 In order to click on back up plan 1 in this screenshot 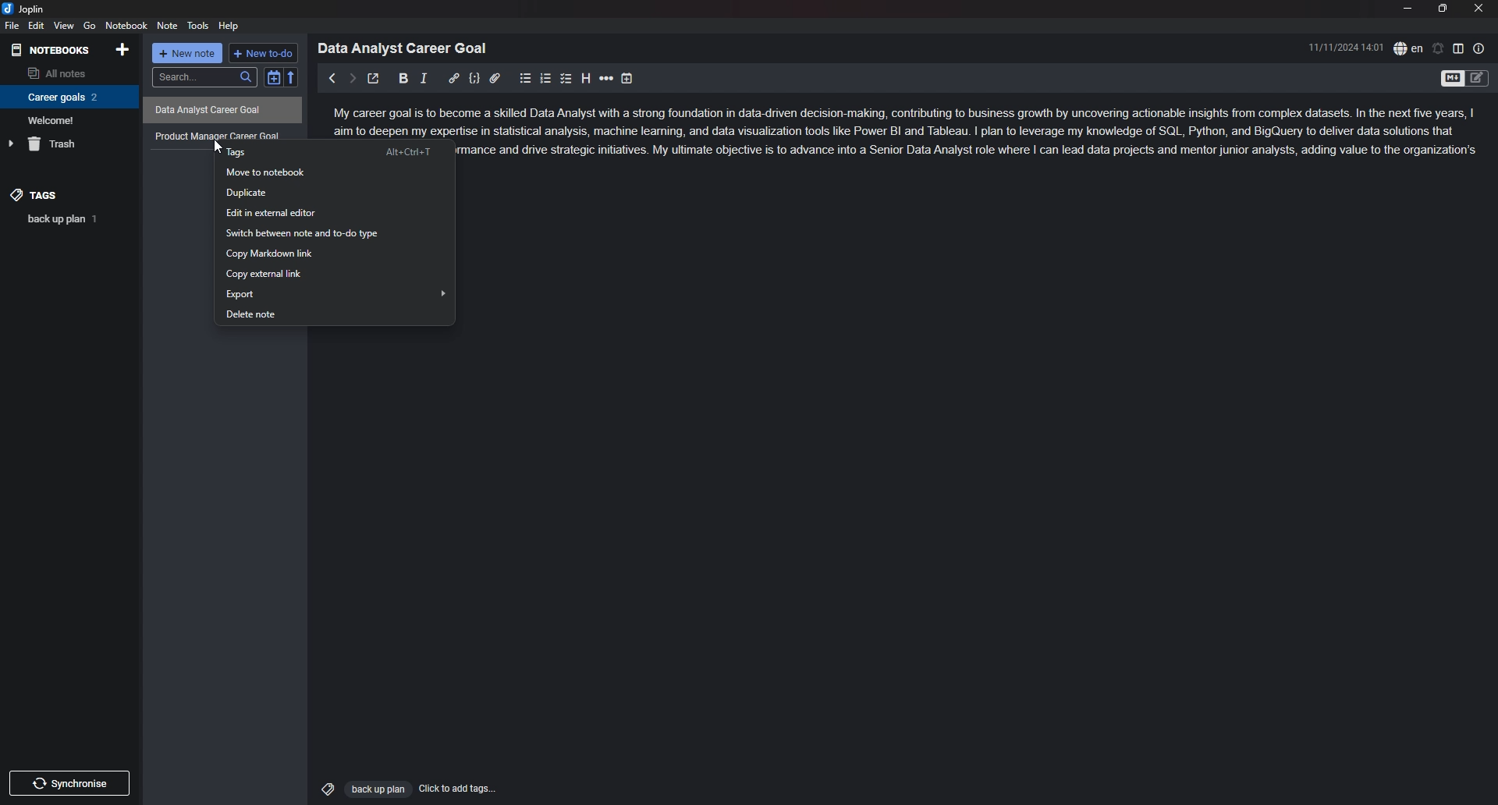, I will do `click(72, 218)`.